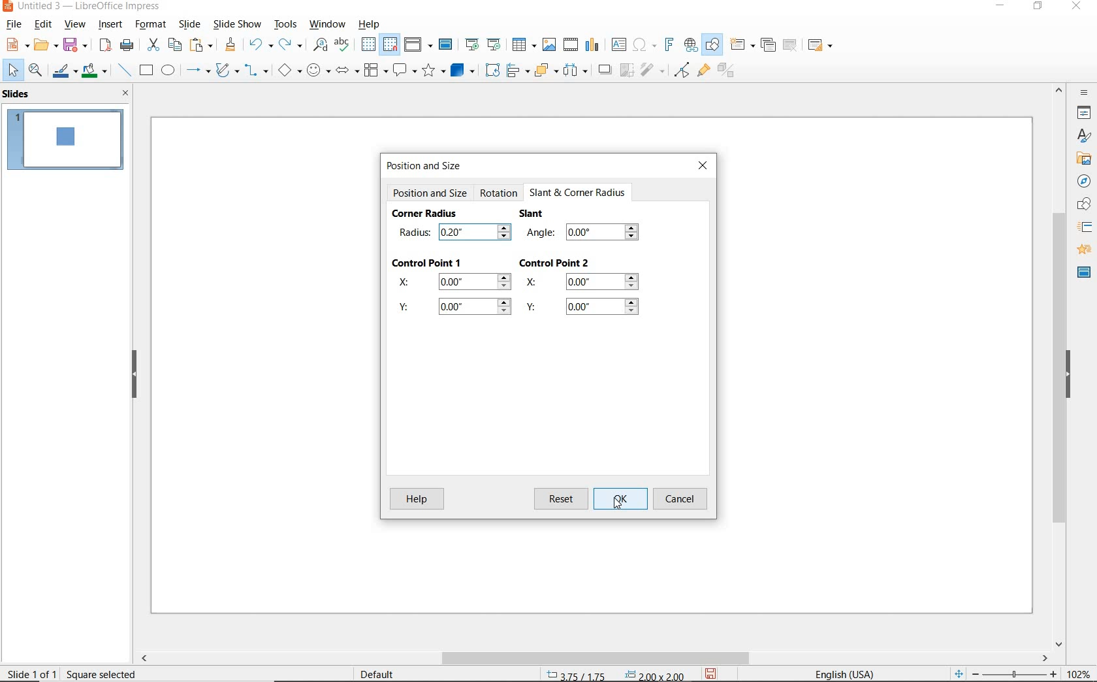  I want to click on cut, so click(151, 44).